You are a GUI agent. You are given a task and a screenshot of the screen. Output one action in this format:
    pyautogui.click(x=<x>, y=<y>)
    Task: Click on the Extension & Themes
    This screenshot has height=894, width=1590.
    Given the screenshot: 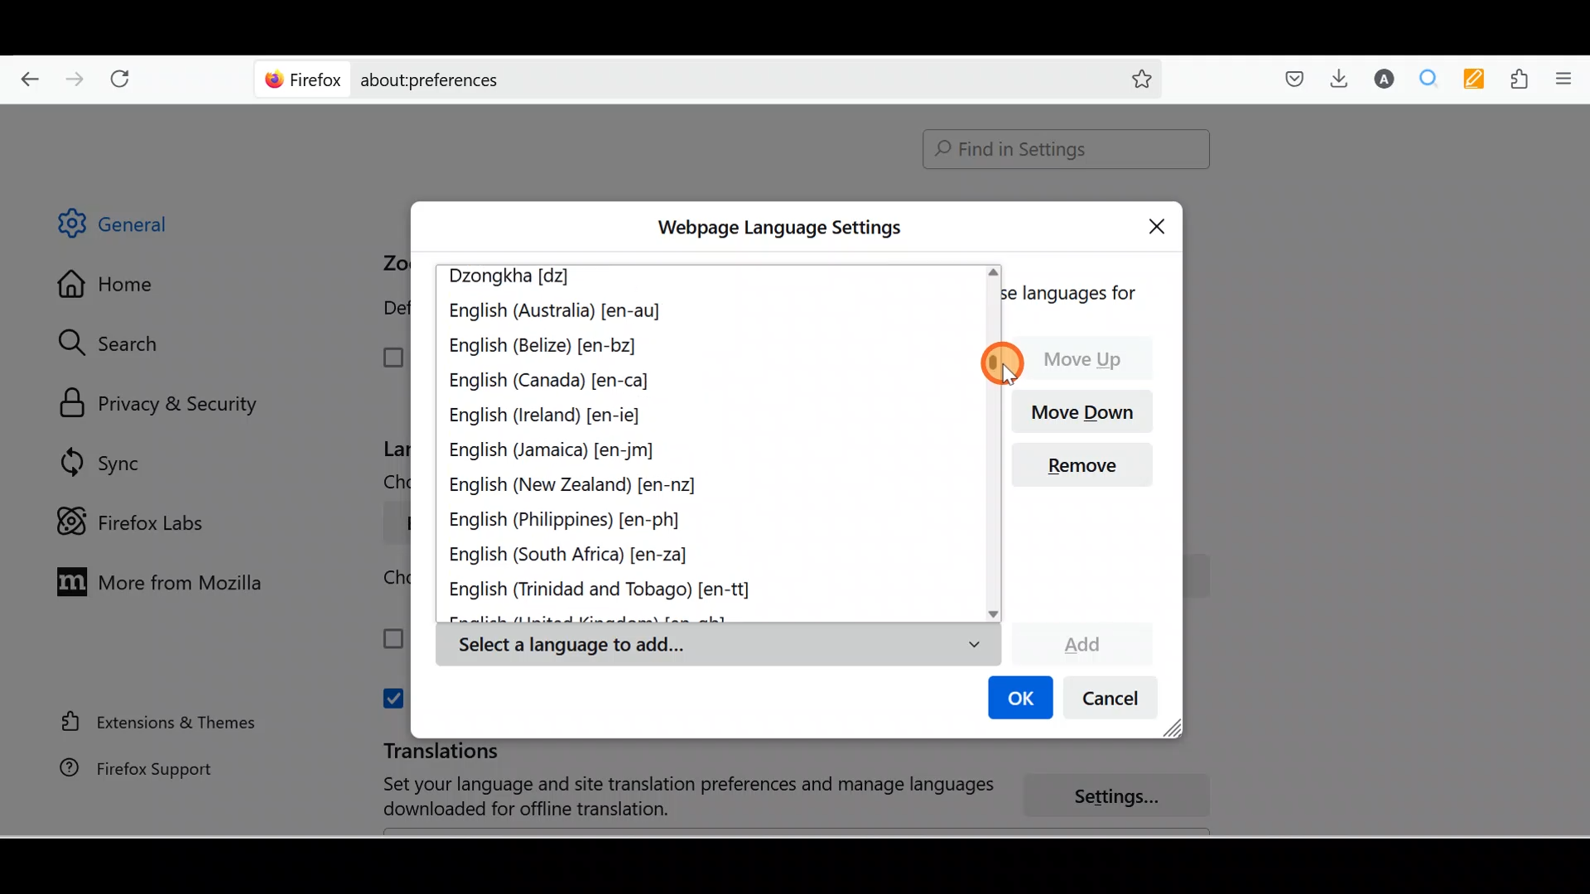 What is the action you would take?
    pyautogui.click(x=151, y=721)
    